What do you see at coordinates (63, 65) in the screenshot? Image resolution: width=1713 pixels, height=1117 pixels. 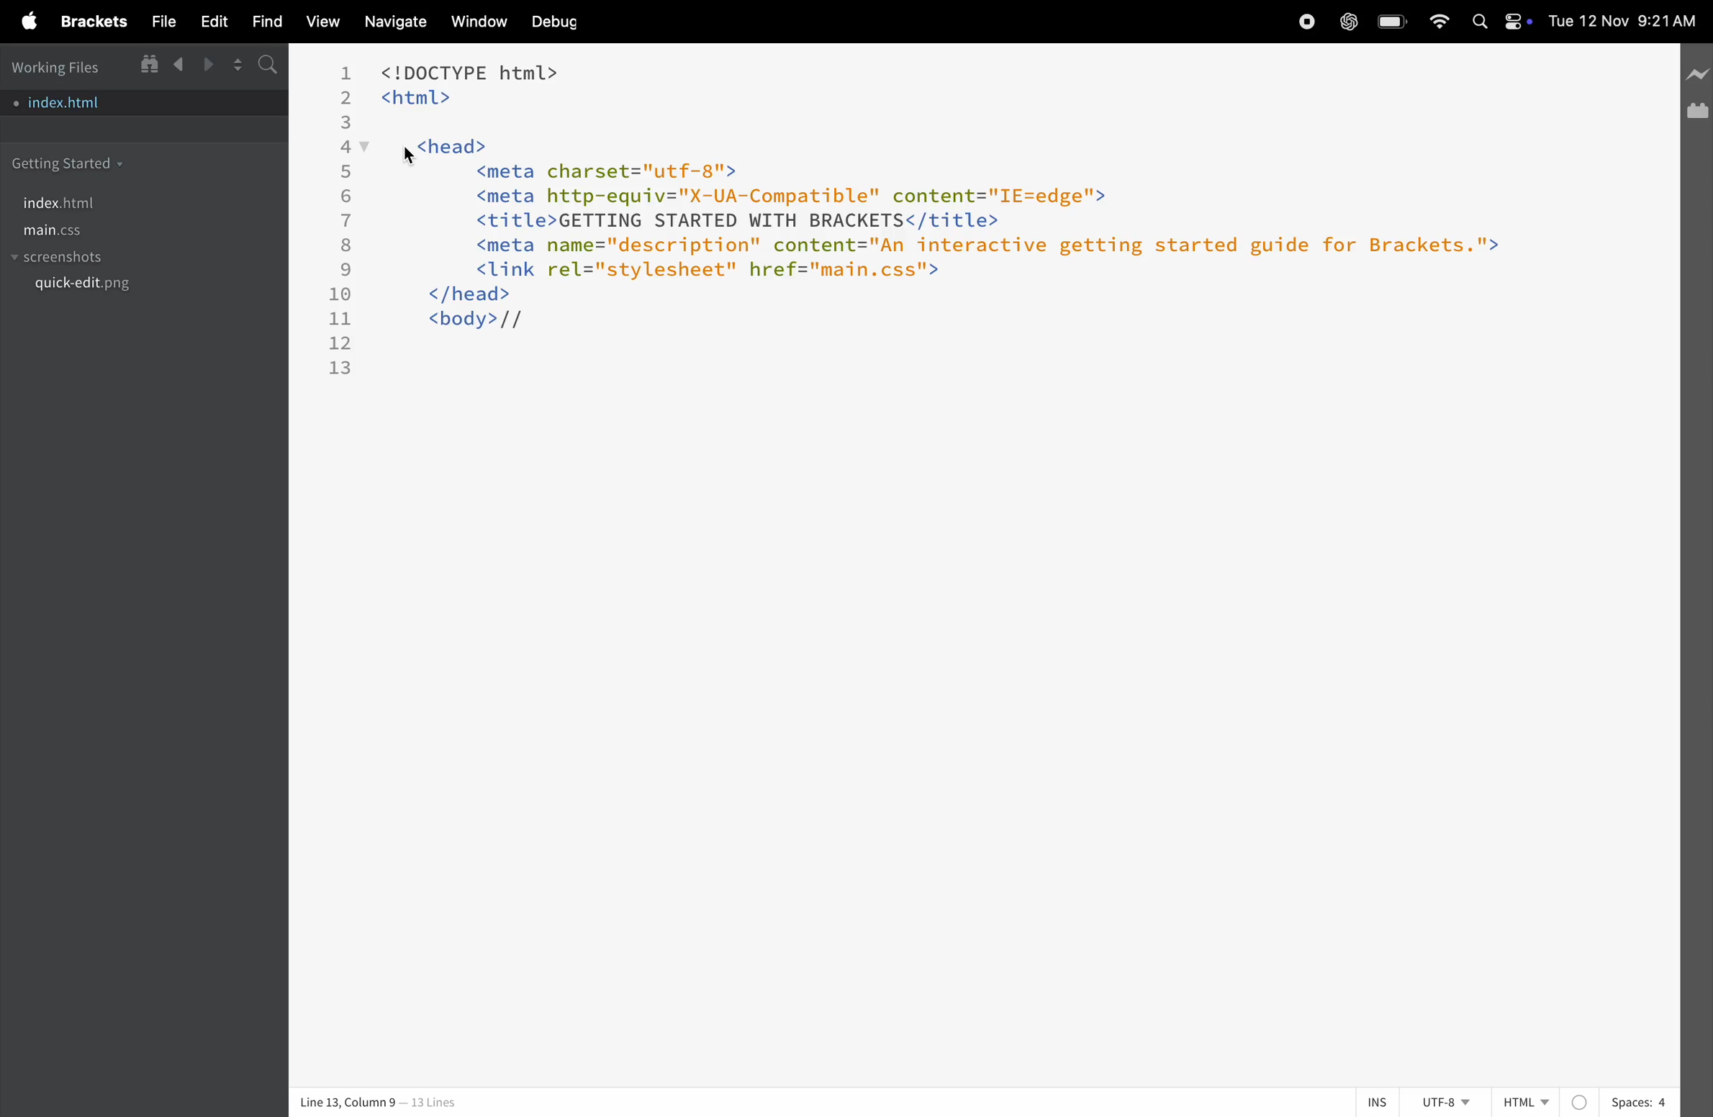 I see `working files` at bounding box center [63, 65].